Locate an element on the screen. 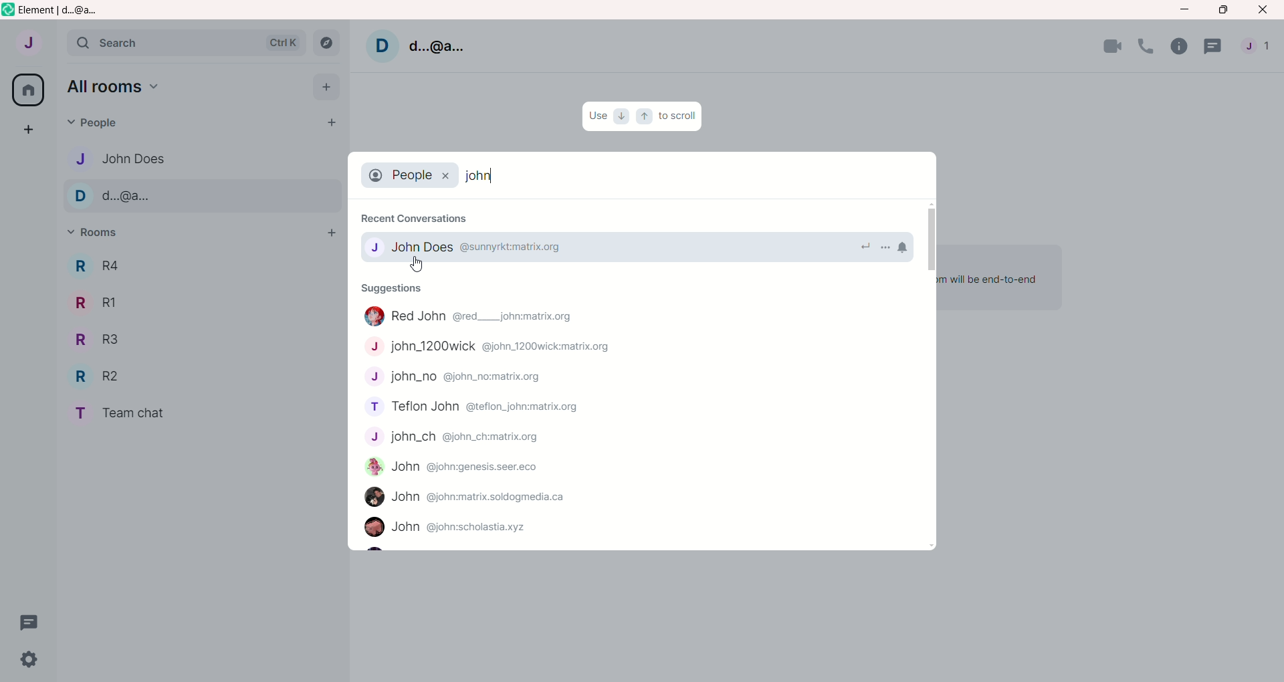 The height and width of the screenshot is (682, 1284). John Does is located at coordinates (479, 249).